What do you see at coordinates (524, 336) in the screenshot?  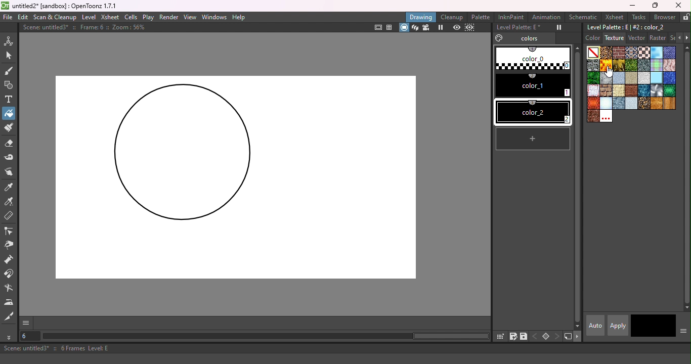 I see `save palette` at bounding box center [524, 336].